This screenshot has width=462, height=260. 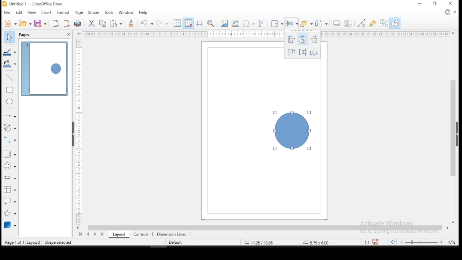 What do you see at coordinates (40, 23) in the screenshot?
I see `save` at bounding box center [40, 23].